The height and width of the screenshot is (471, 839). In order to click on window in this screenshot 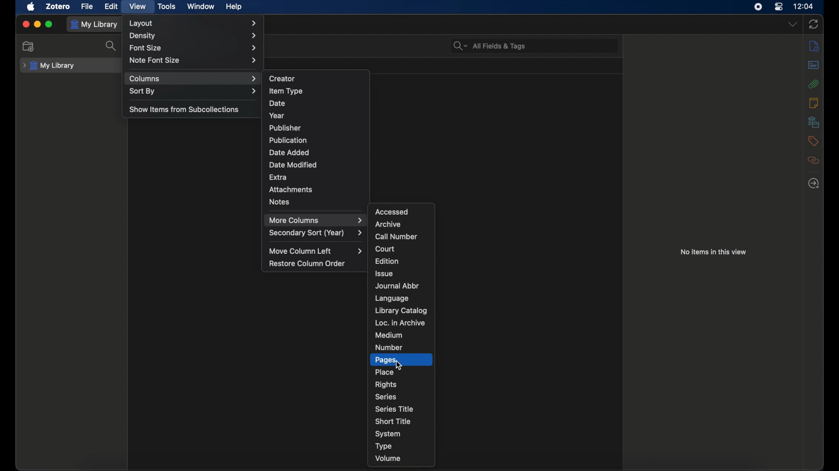, I will do `click(200, 7)`.